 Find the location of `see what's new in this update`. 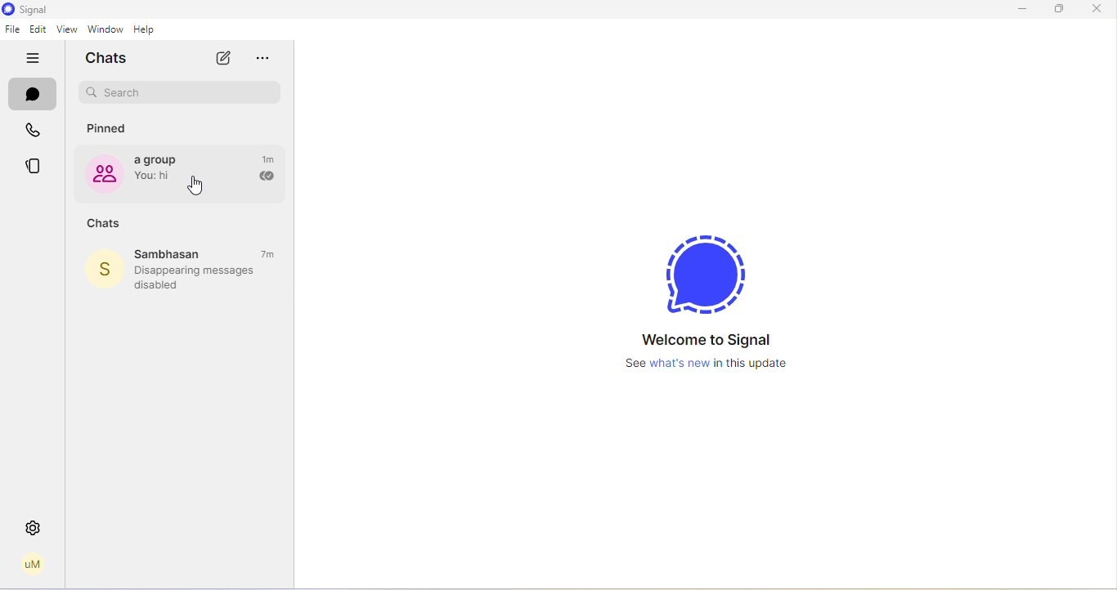

see what's new in this update is located at coordinates (713, 364).